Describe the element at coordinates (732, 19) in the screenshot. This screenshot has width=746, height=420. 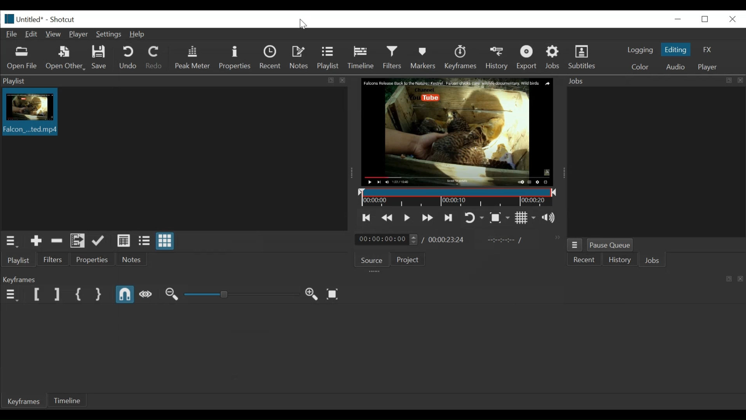
I see `Close` at that location.